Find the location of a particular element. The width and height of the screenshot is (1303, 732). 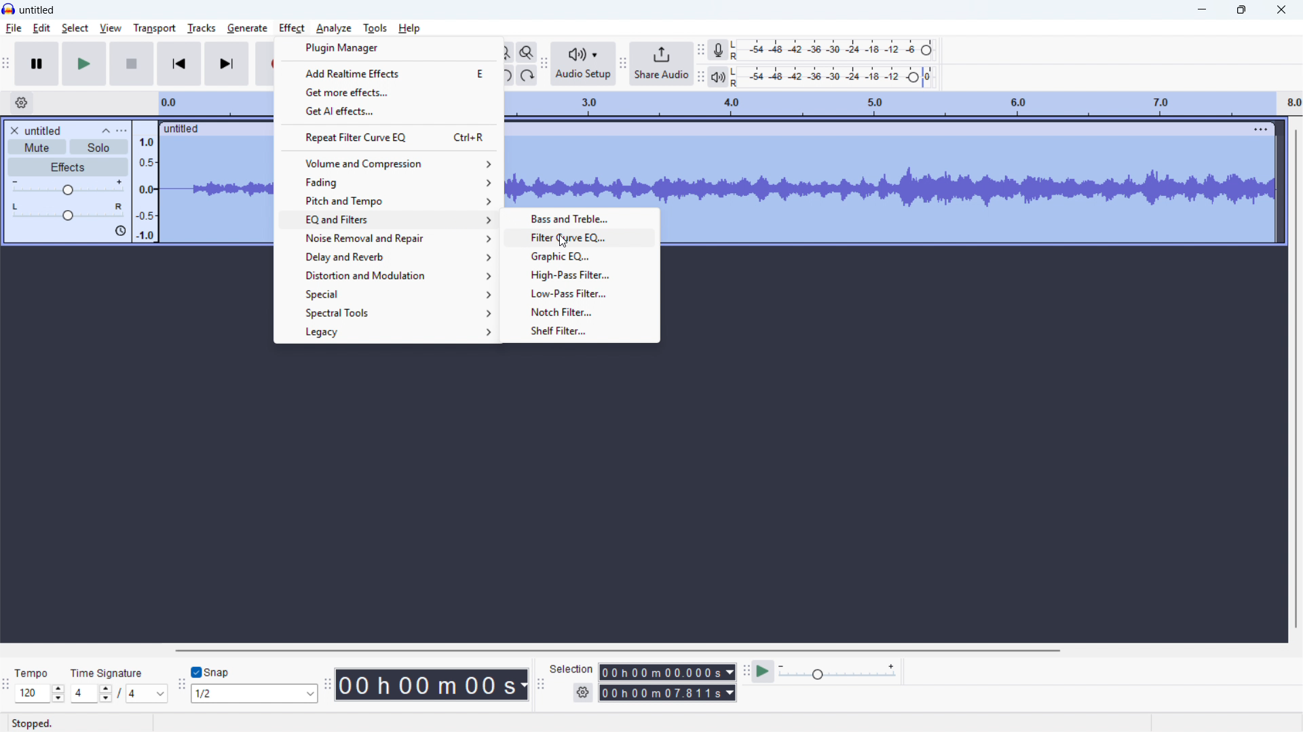

record is located at coordinates (266, 64).